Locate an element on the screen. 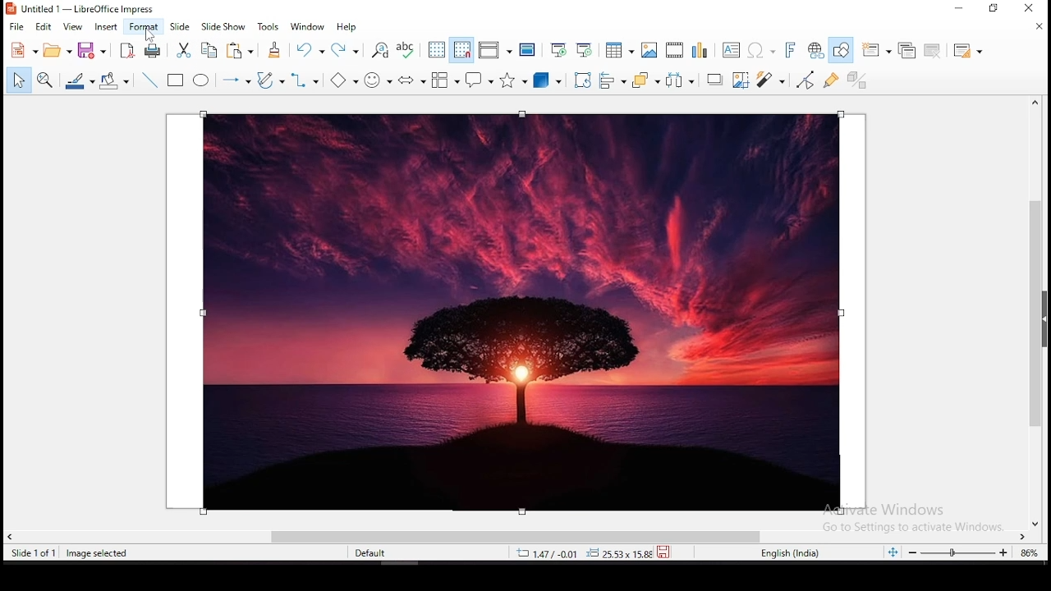 The image size is (1051, 591). scroll bar is located at coordinates (1040, 312).